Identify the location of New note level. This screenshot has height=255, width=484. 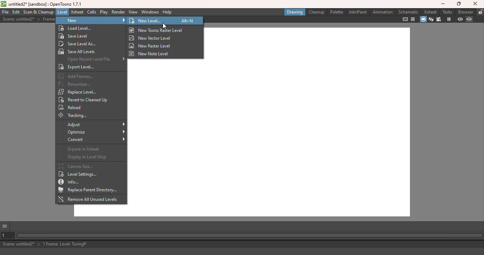
(152, 53).